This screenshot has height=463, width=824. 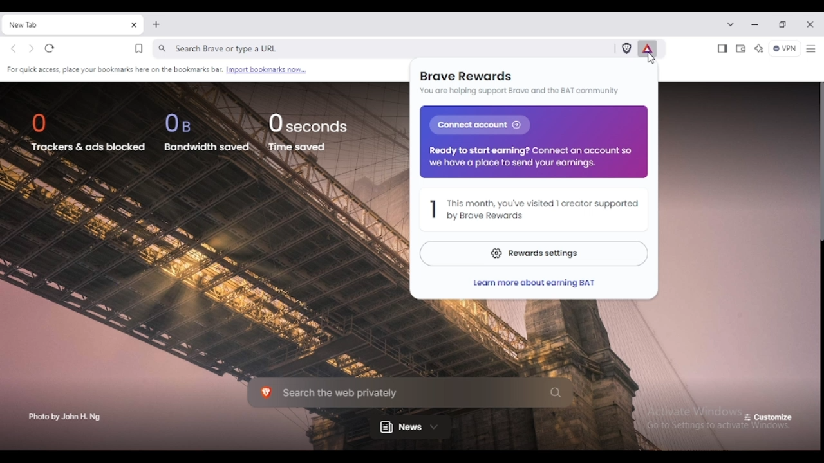 I want to click on 1, so click(x=435, y=210).